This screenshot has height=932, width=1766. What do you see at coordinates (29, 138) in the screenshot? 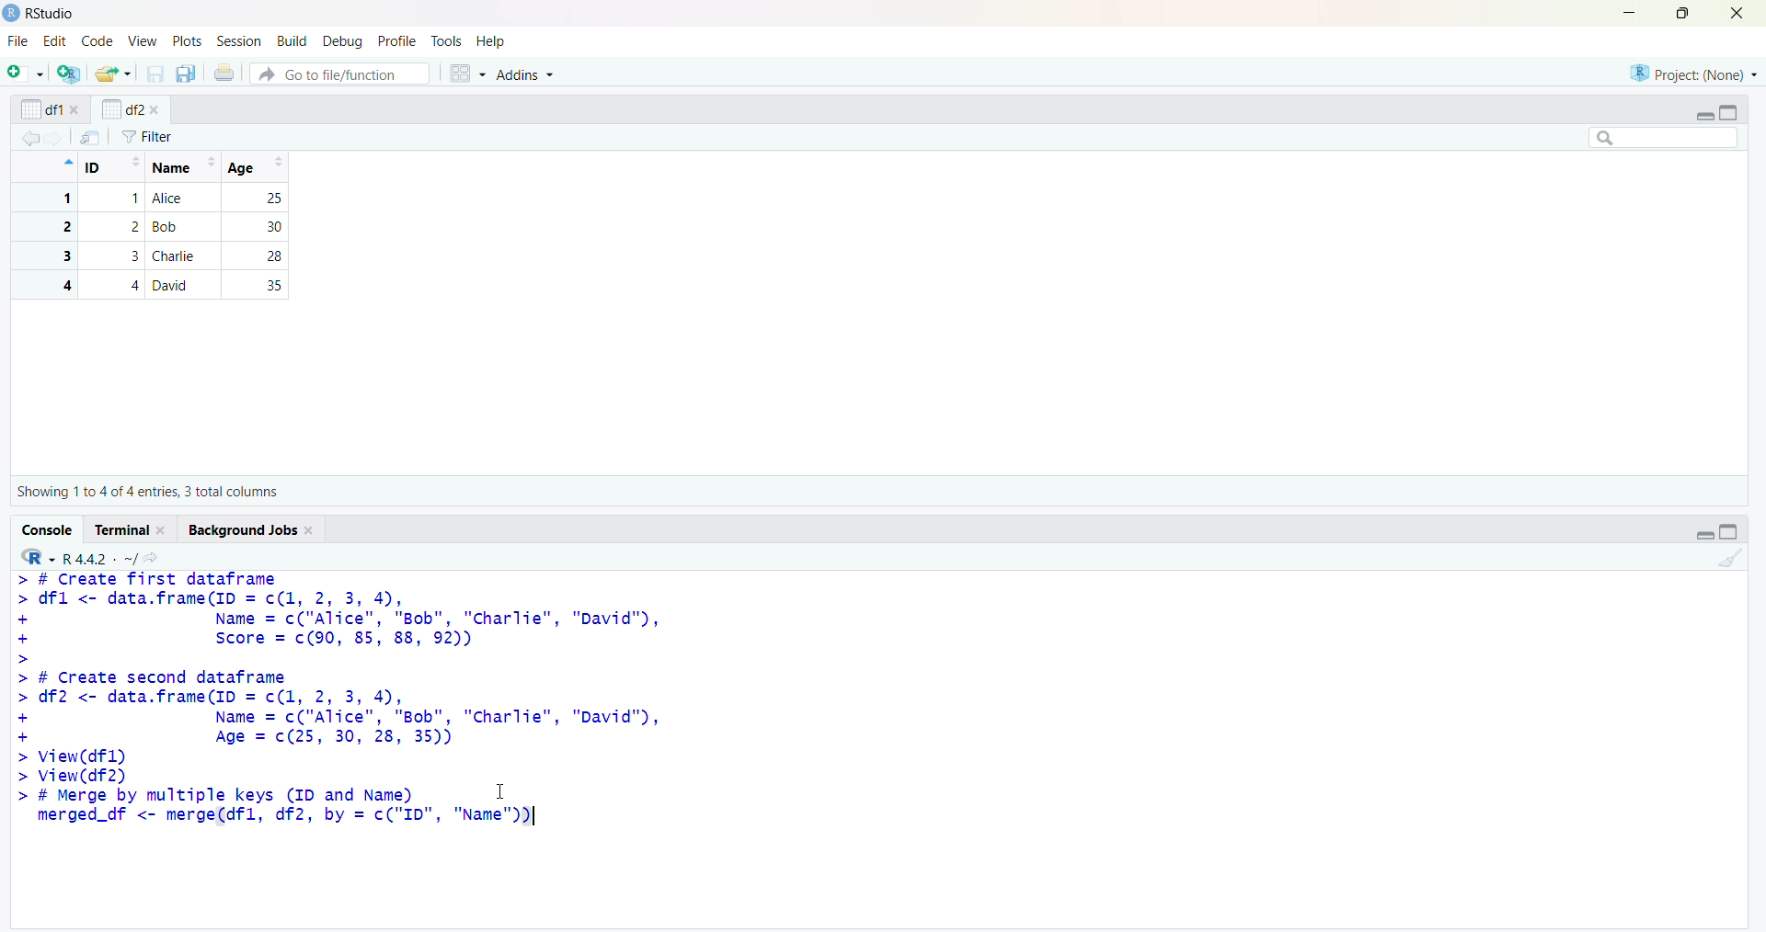
I see `backward` at bounding box center [29, 138].